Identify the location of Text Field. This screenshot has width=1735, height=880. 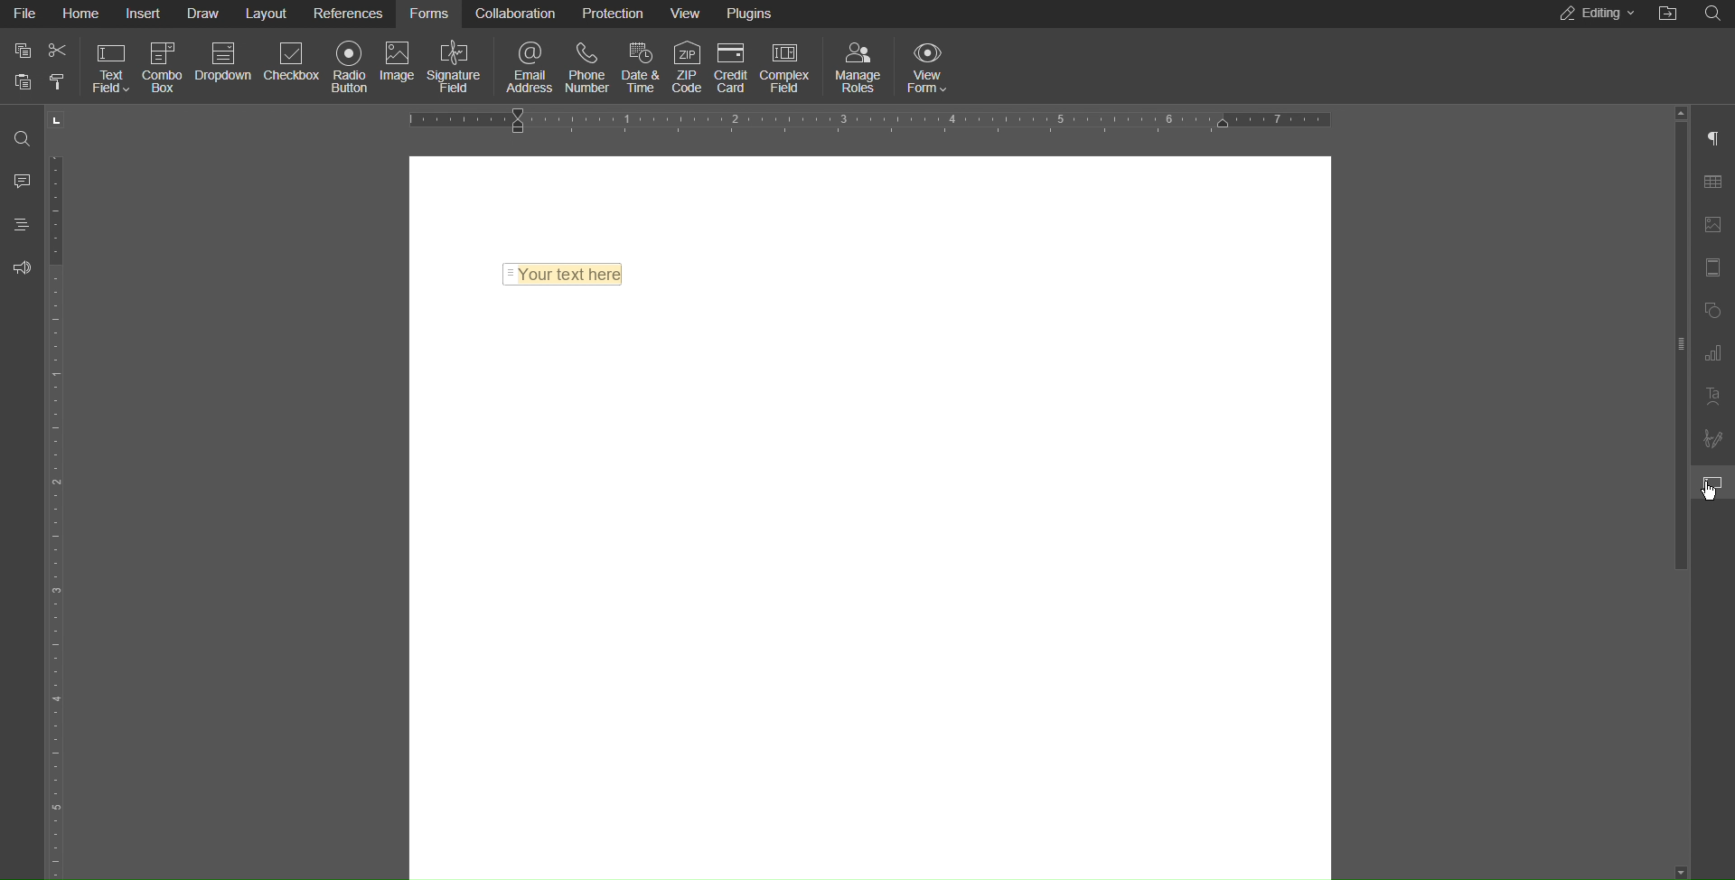
(108, 69).